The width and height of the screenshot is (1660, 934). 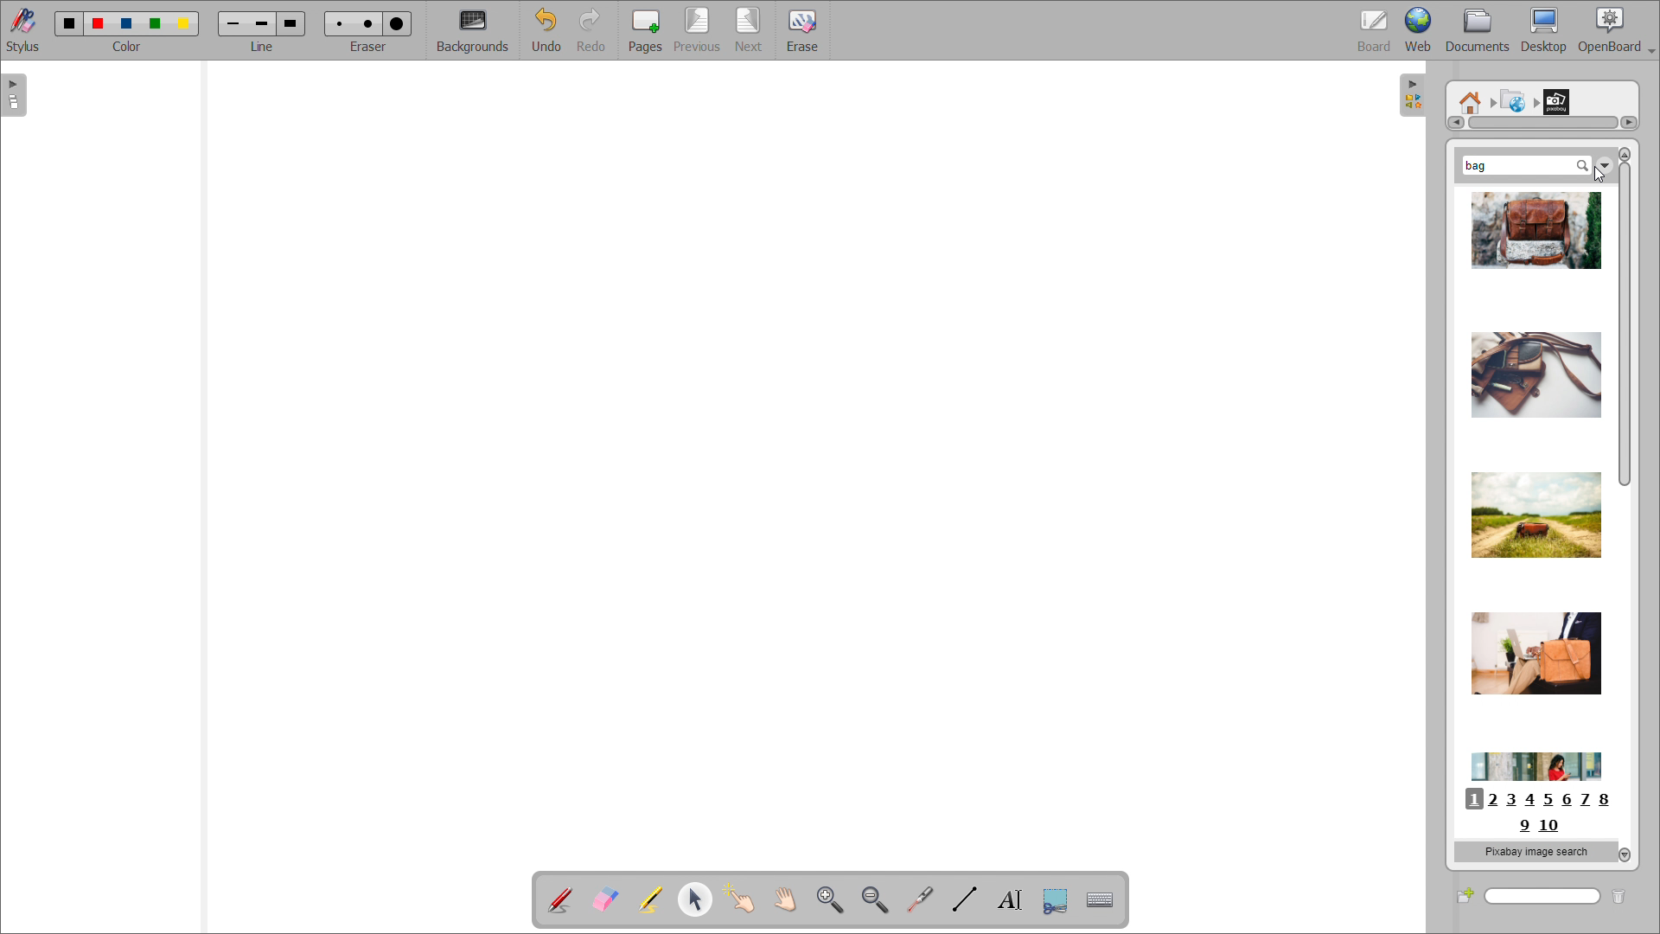 What do you see at coordinates (292, 22) in the screenshot?
I see `Large line` at bounding box center [292, 22].